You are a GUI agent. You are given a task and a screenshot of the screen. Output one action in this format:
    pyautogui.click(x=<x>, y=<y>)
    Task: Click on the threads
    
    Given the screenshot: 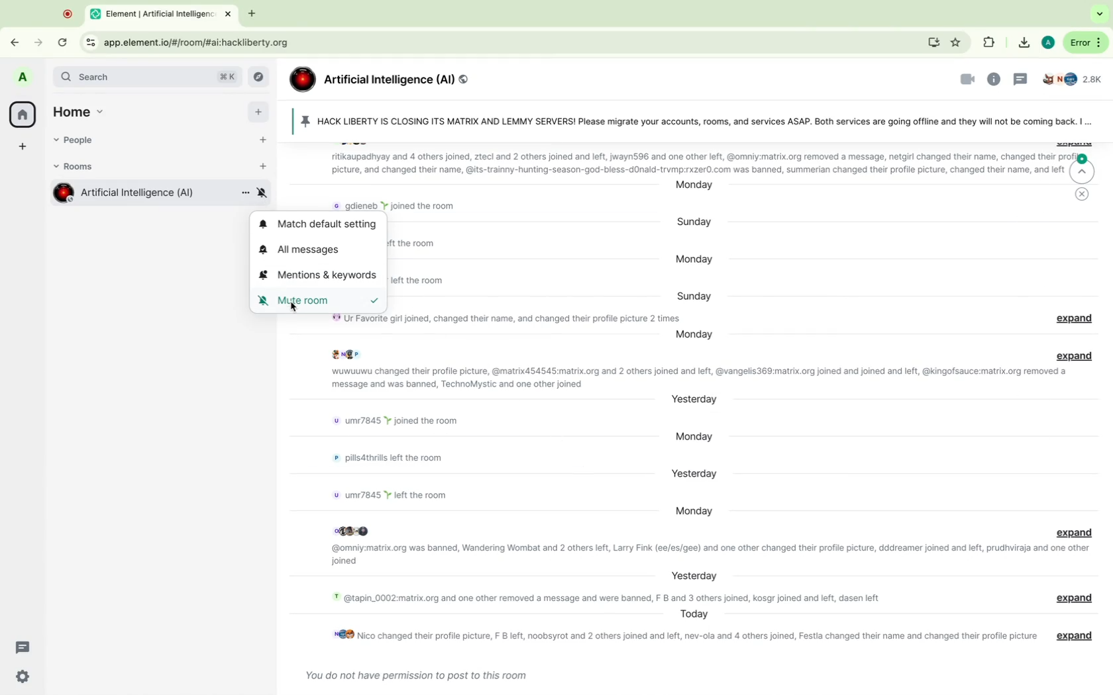 What is the action you would take?
    pyautogui.click(x=22, y=646)
    